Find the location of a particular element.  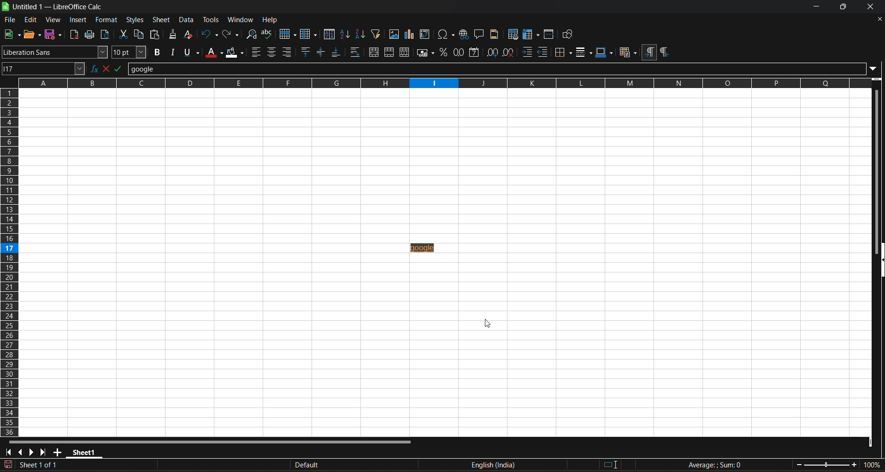

add decimal place is located at coordinates (491, 52).